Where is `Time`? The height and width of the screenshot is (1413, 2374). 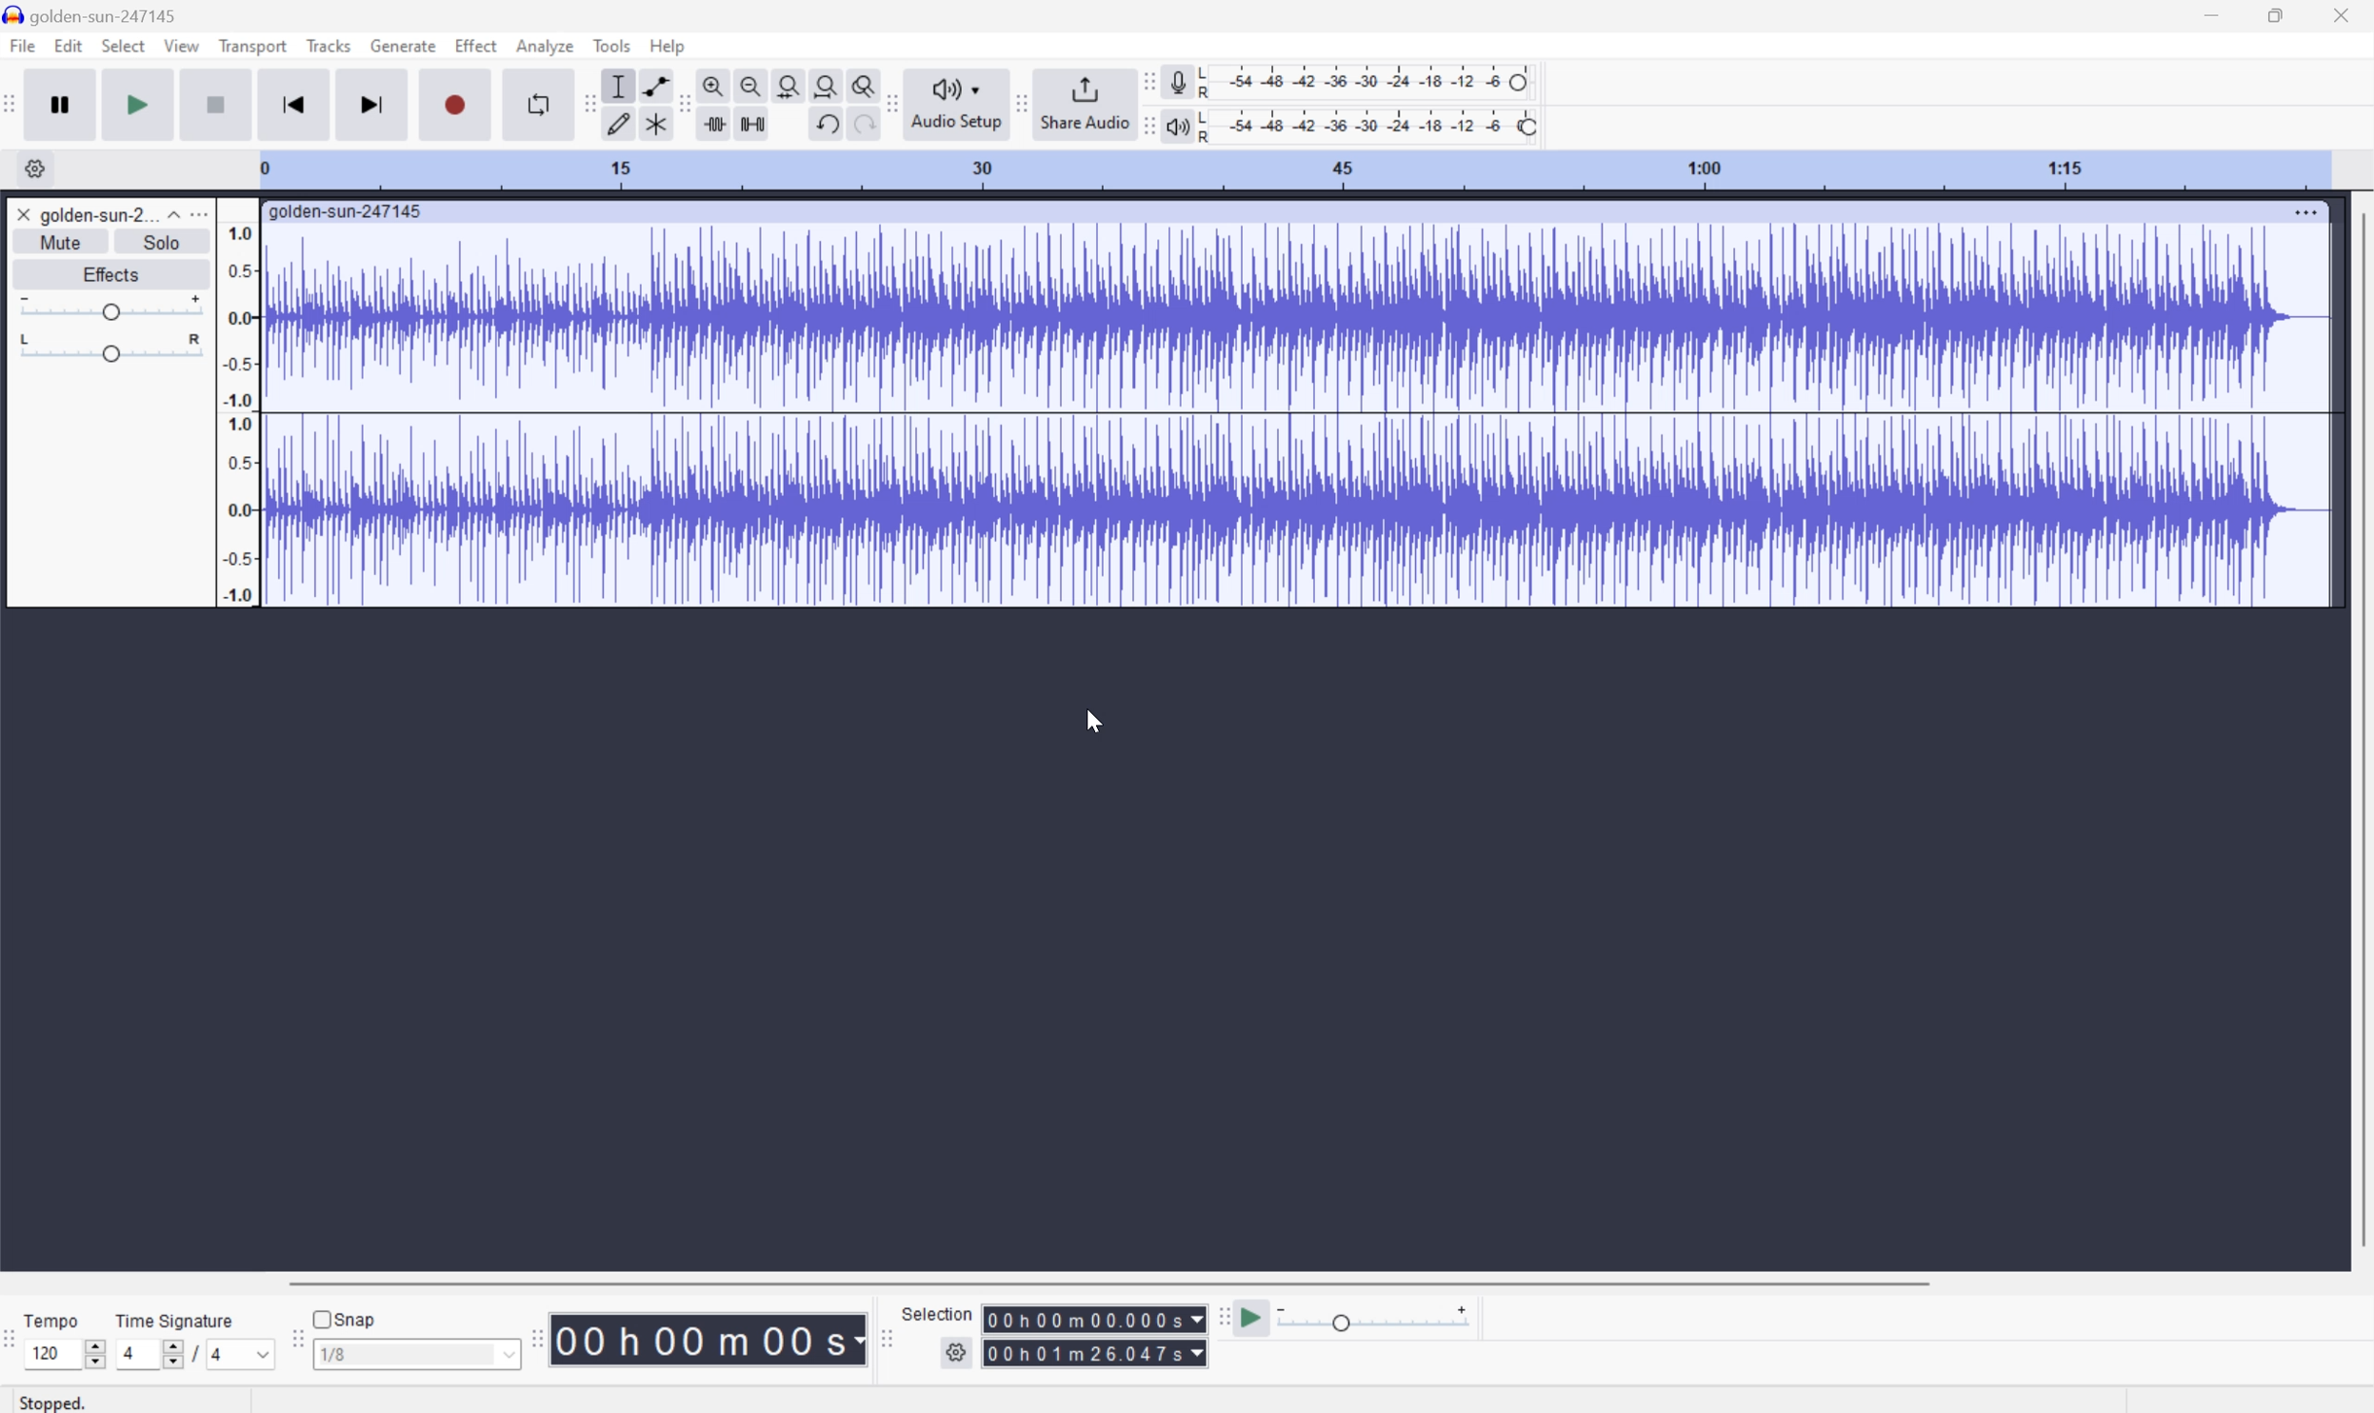
Time is located at coordinates (709, 1337).